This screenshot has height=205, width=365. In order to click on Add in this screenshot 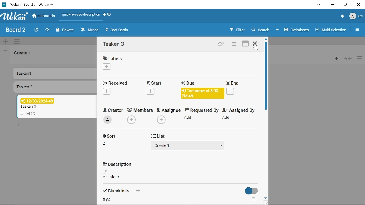, I will do `click(5, 51)`.